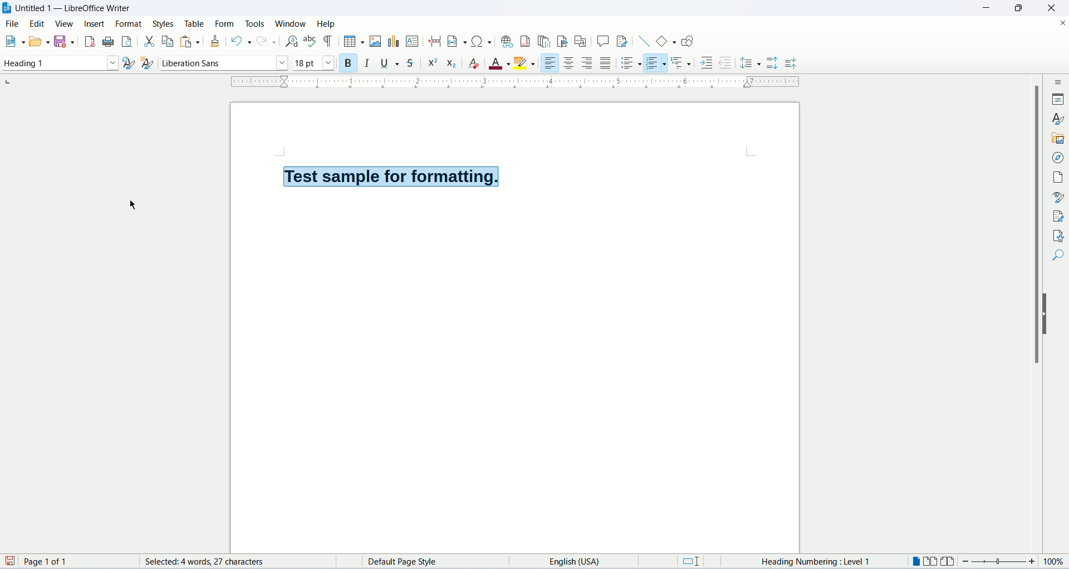  I want to click on edit, so click(38, 25).